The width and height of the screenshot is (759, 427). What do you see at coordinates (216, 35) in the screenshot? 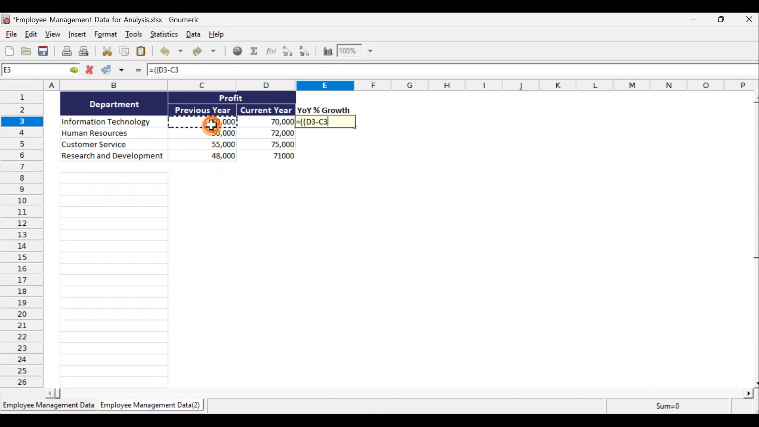
I see `Help` at bounding box center [216, 35].